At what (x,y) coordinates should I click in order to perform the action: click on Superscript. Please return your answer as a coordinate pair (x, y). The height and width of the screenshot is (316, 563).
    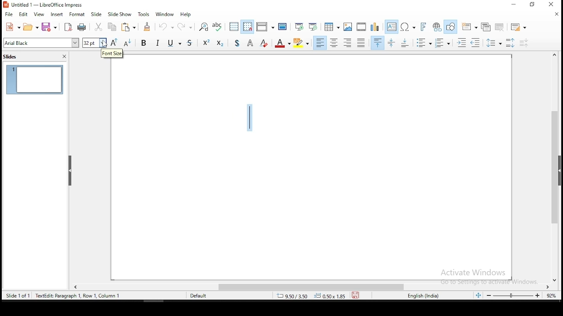
    Looking at the image, I should click on (206, 42).